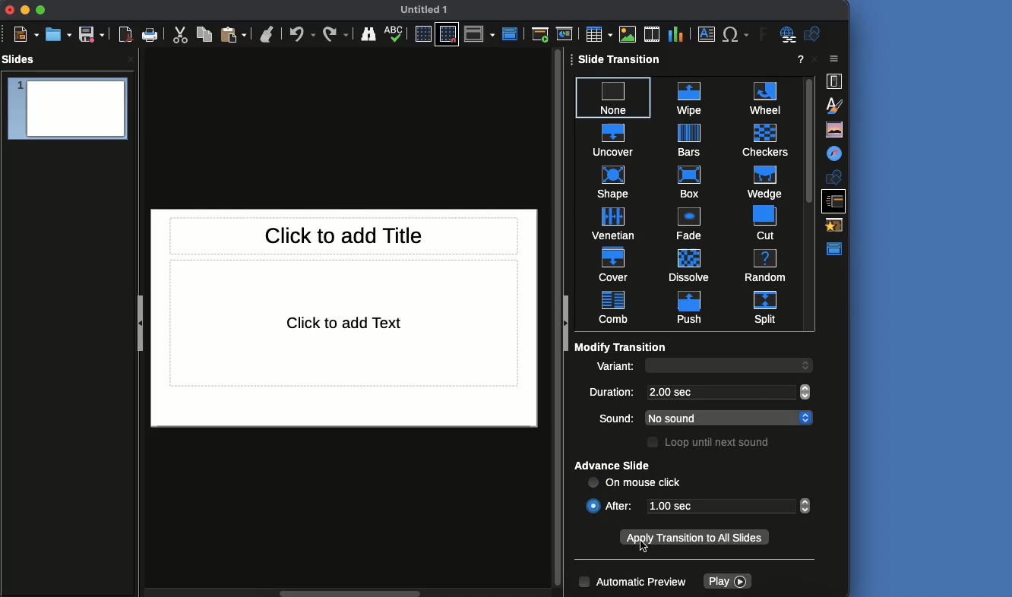 The height and width of the screenshot is (597, 1012). Describe the element at coordinates (735, 33) in the screenshot. I see `Special characters` at that location.